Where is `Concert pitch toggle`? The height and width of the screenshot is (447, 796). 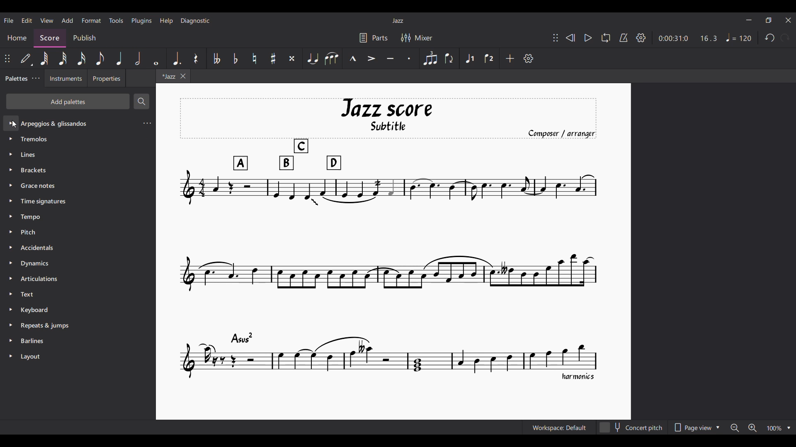 Concert pitch toggle is located at coordinates (632, 427).